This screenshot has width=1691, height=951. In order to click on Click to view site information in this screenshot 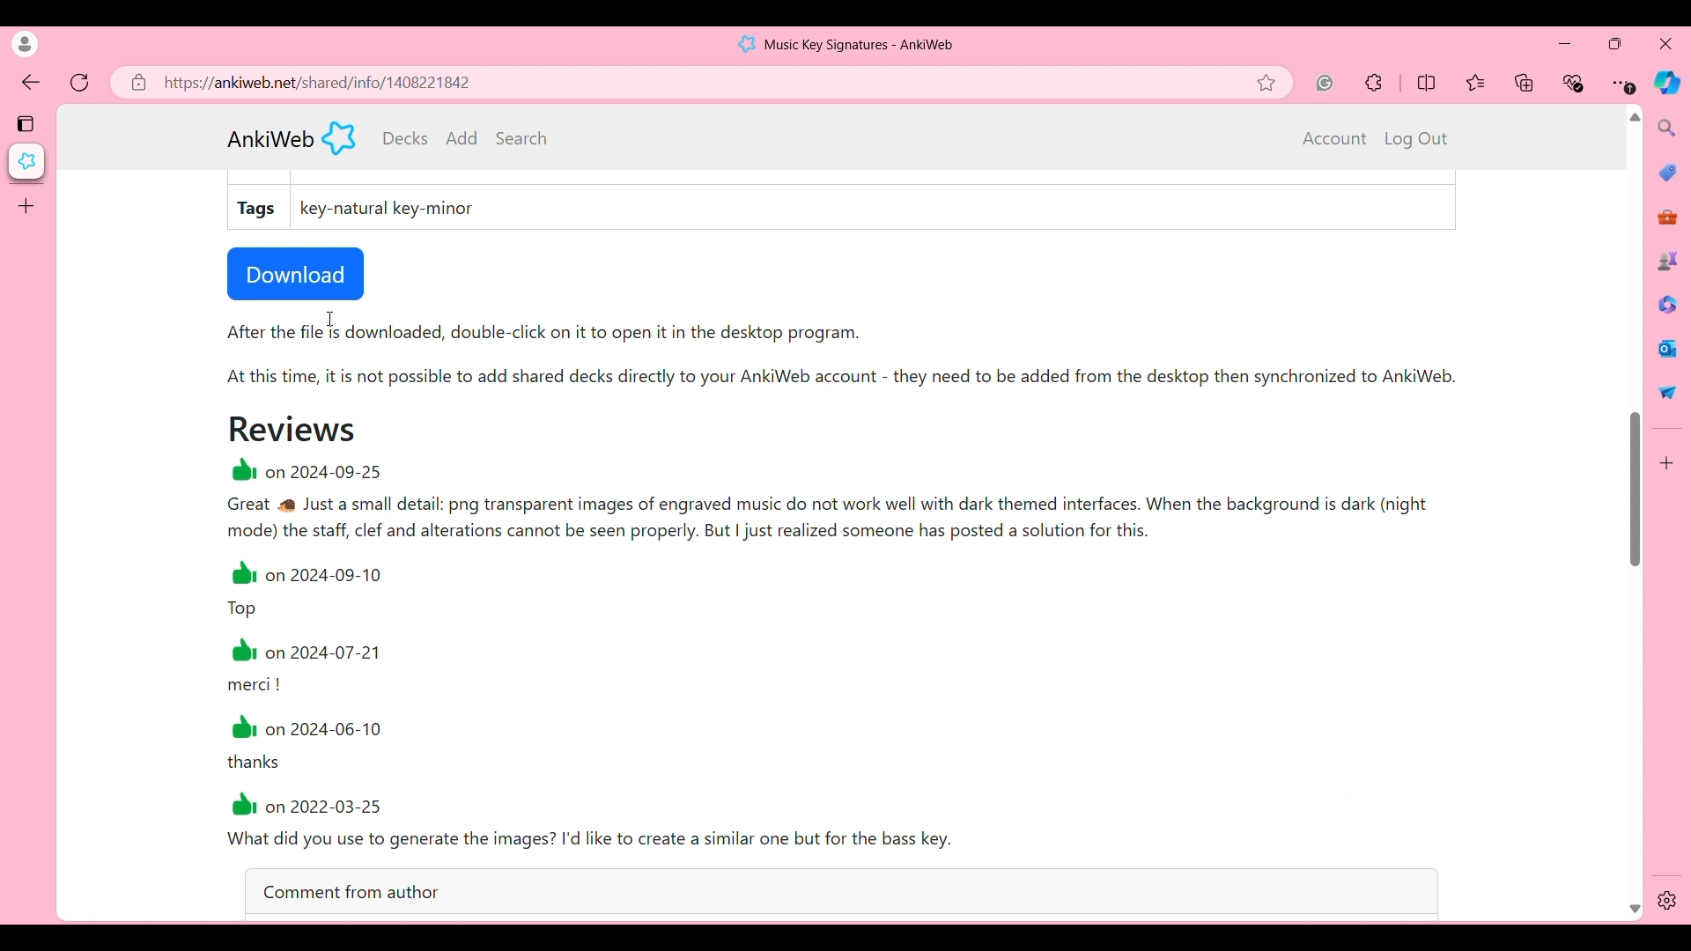, I will do `click(137, 82)`.